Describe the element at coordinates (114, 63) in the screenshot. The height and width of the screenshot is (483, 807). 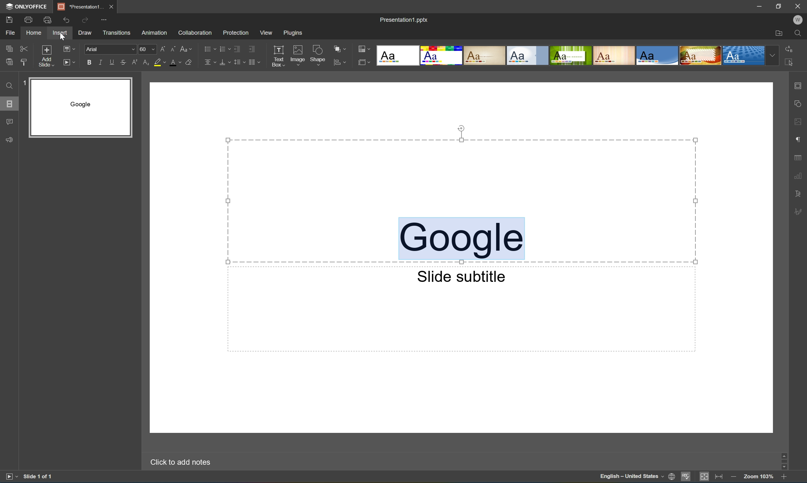
I see `Underline` at that location.